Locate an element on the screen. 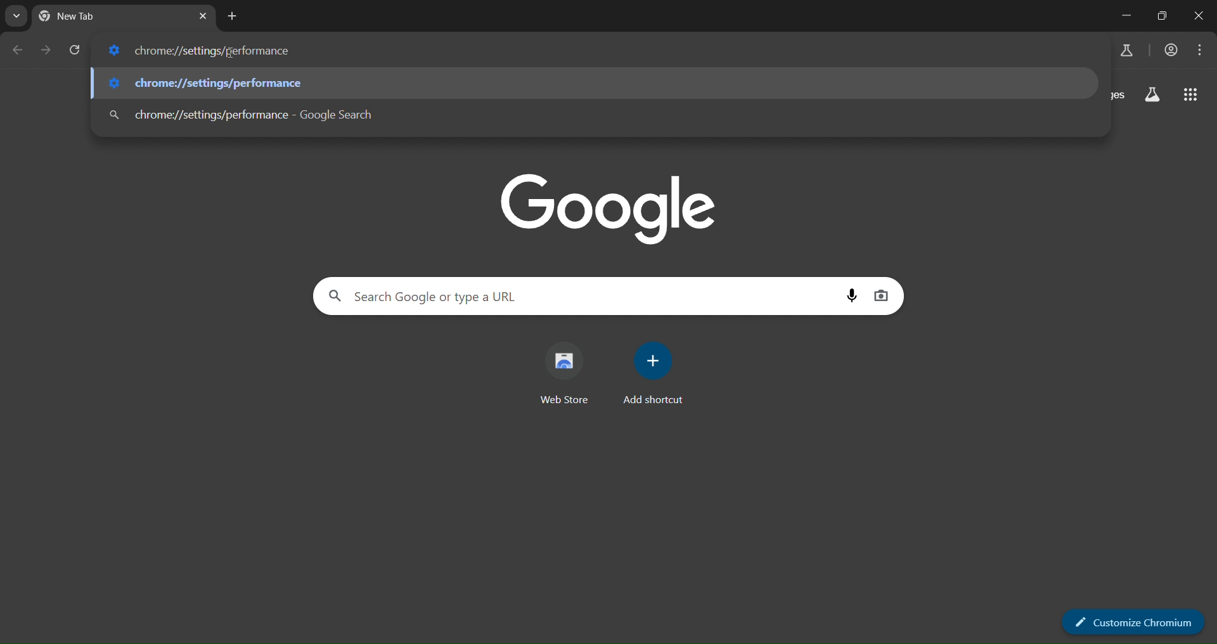 This screenshot has height=644, width=1217. reload is located at coordinates (79, 51).